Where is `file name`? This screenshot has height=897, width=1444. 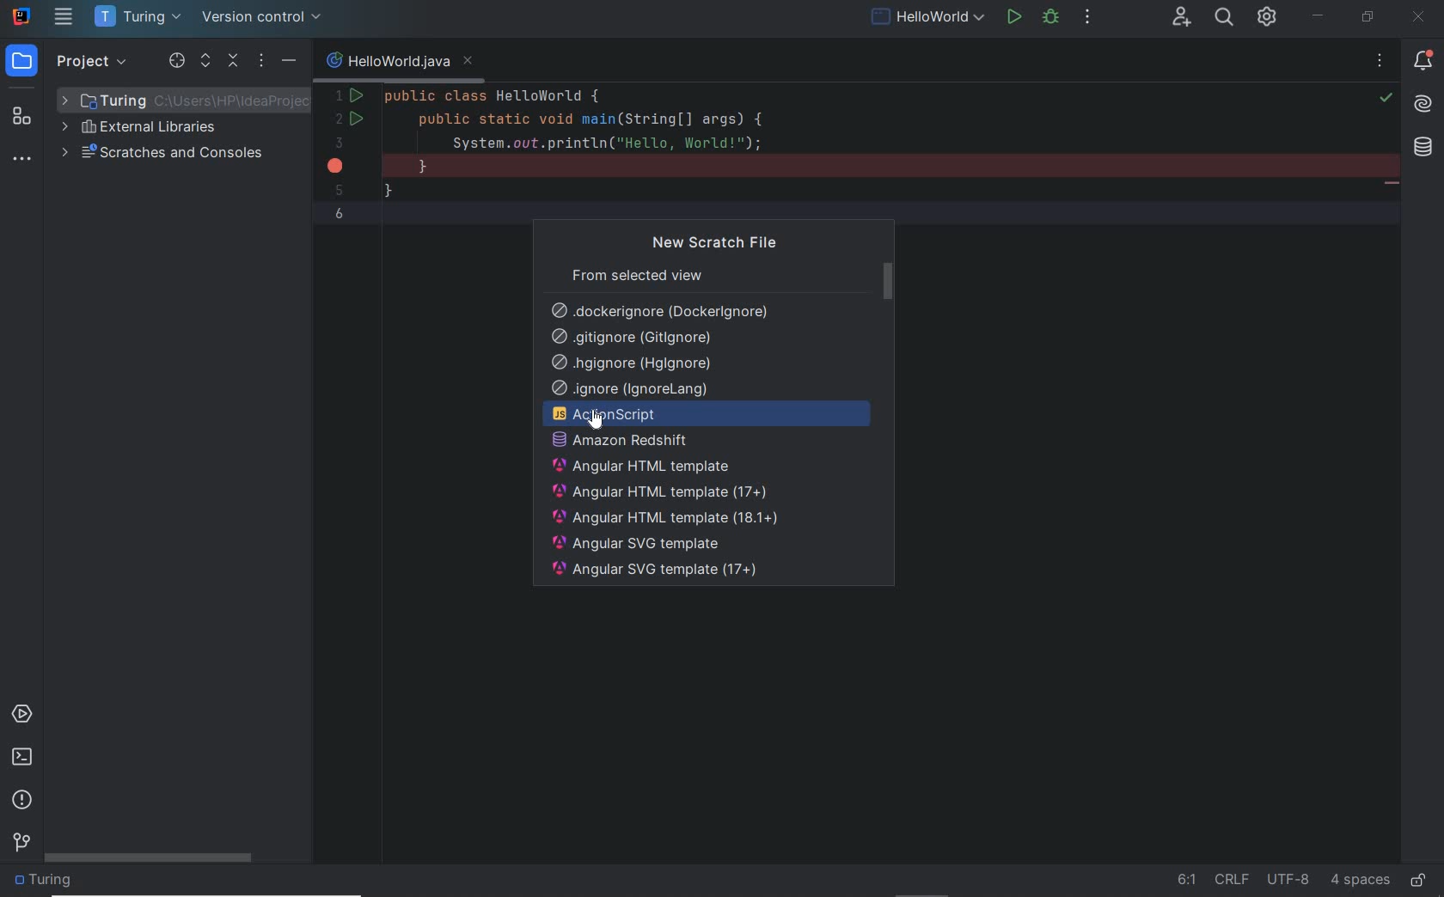
file name is located at coordinates (388, 62).